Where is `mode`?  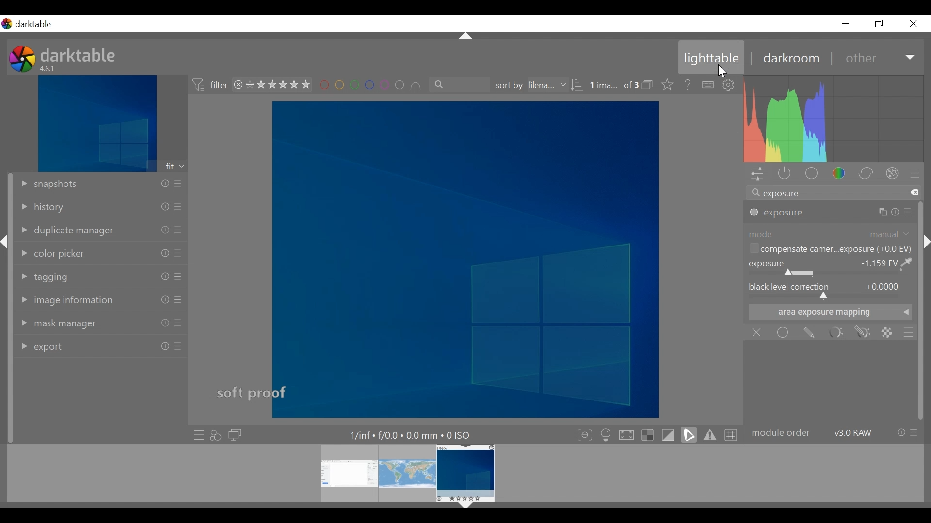
mode is located at coordinates (761, 233).